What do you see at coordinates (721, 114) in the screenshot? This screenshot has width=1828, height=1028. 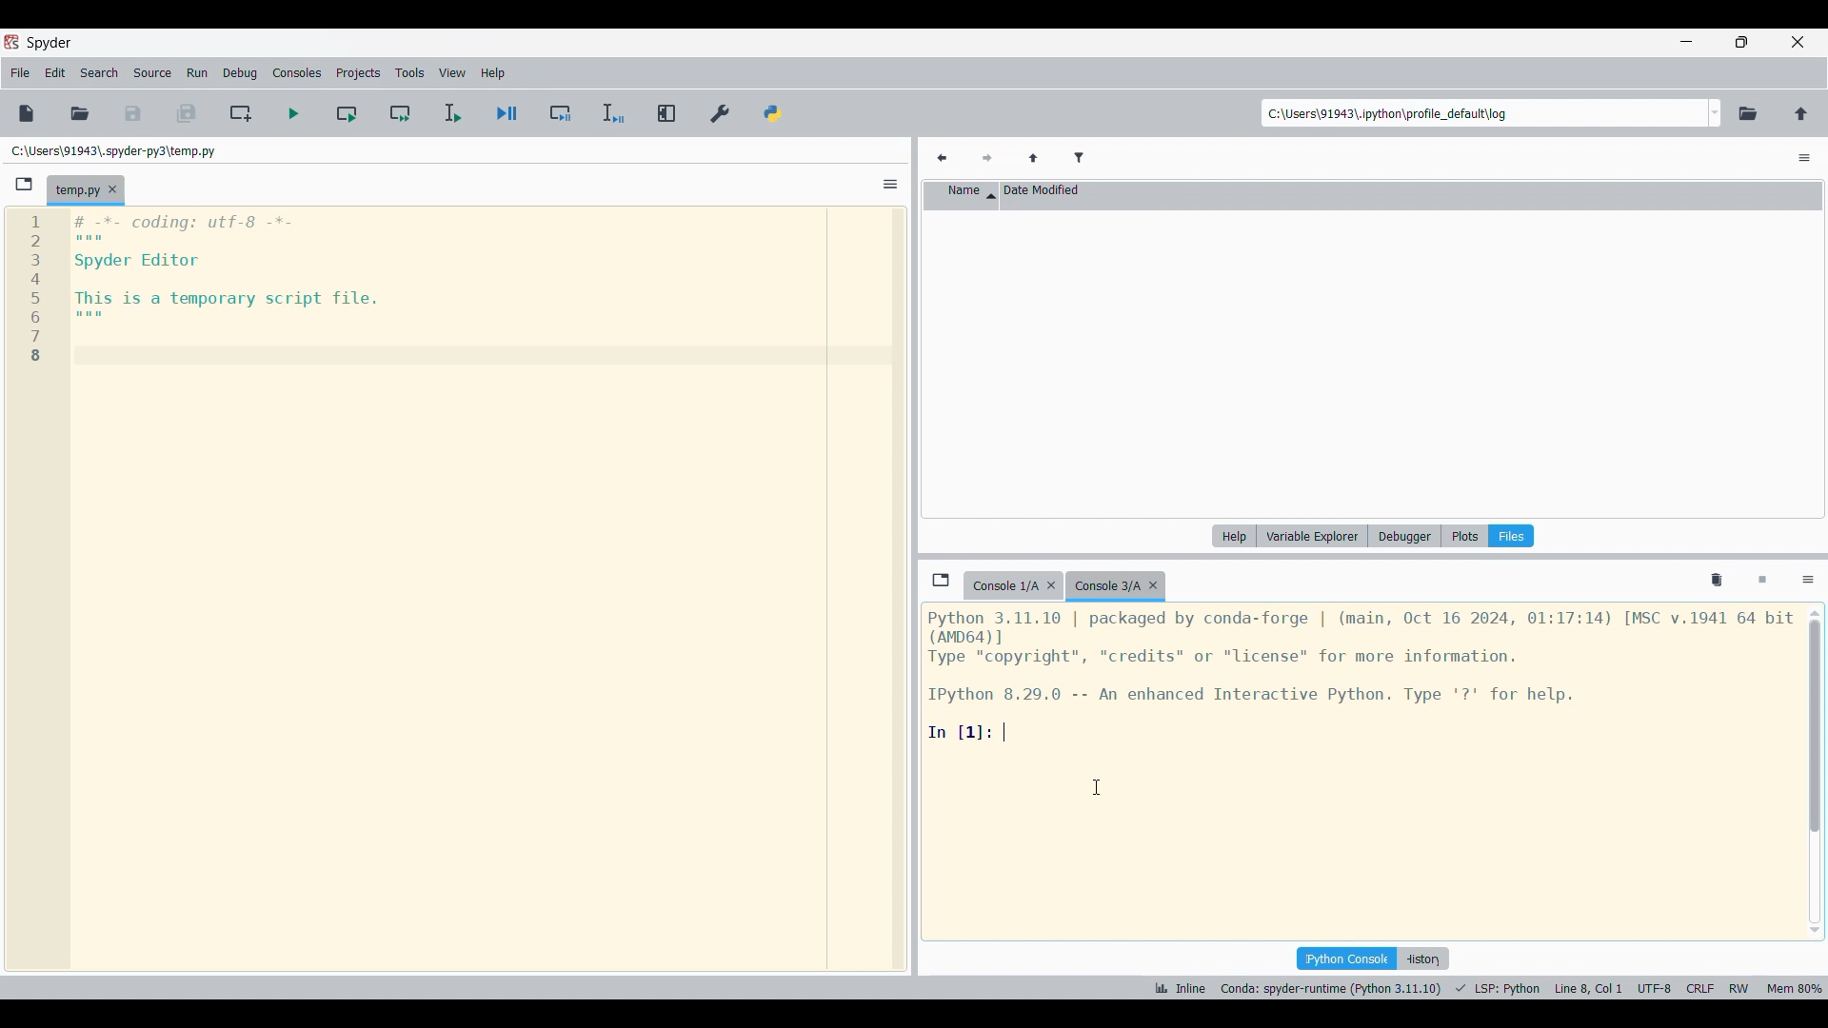 I see `Preferences` at bounding box center [721, 114].